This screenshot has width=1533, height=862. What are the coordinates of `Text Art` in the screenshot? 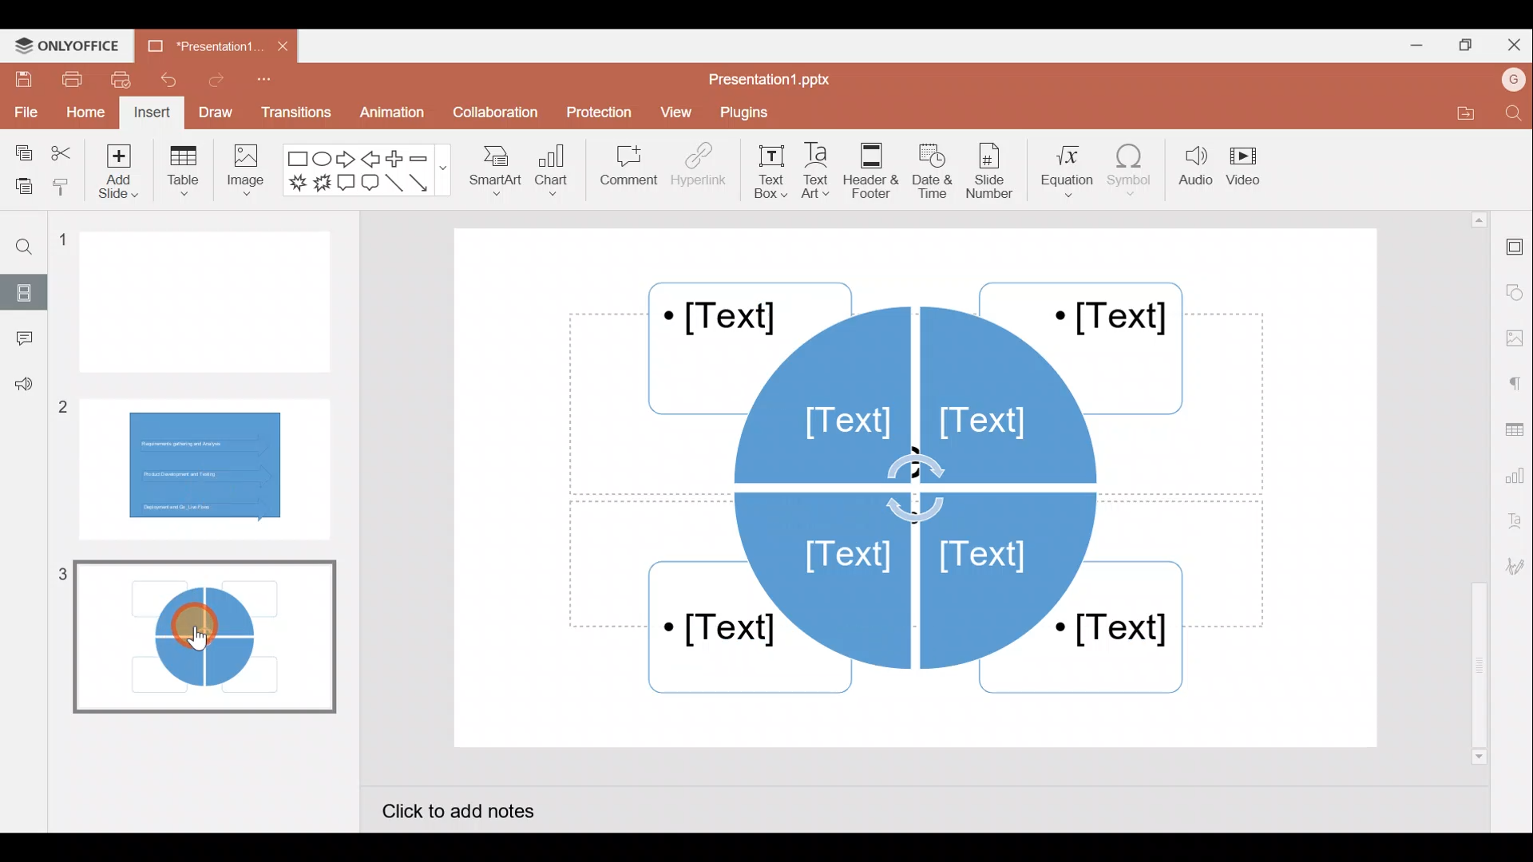 It's located at (821, 172).